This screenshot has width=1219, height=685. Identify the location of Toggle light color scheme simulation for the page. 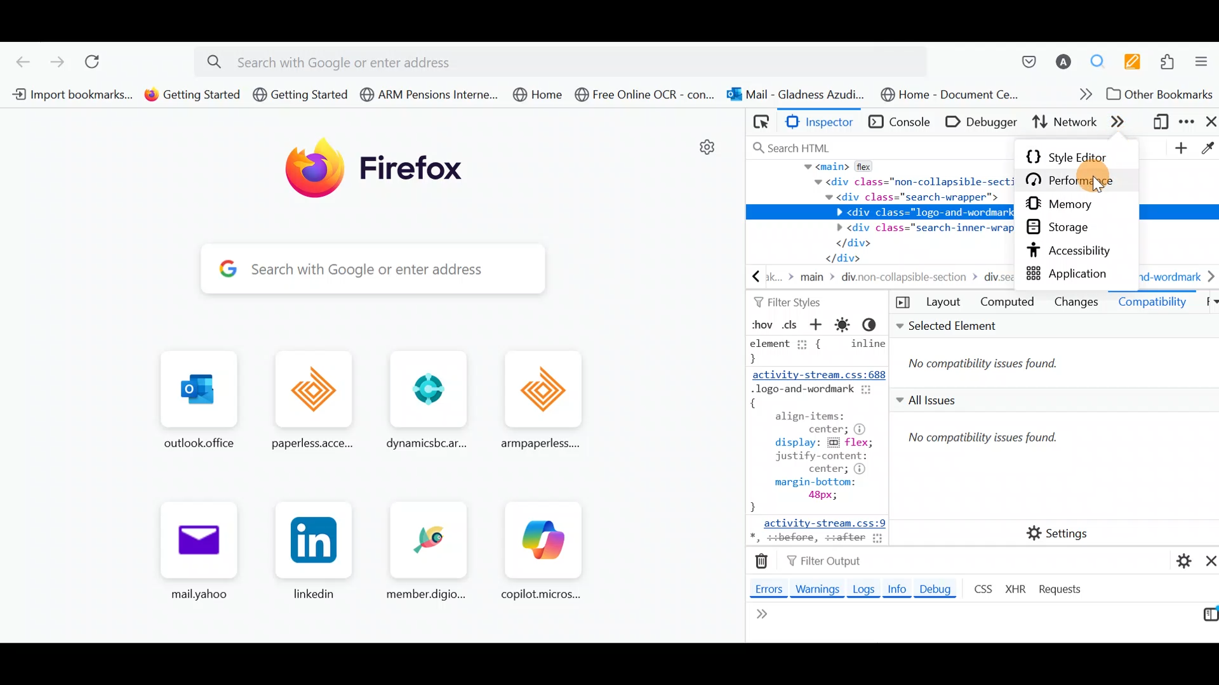
(844, 325).